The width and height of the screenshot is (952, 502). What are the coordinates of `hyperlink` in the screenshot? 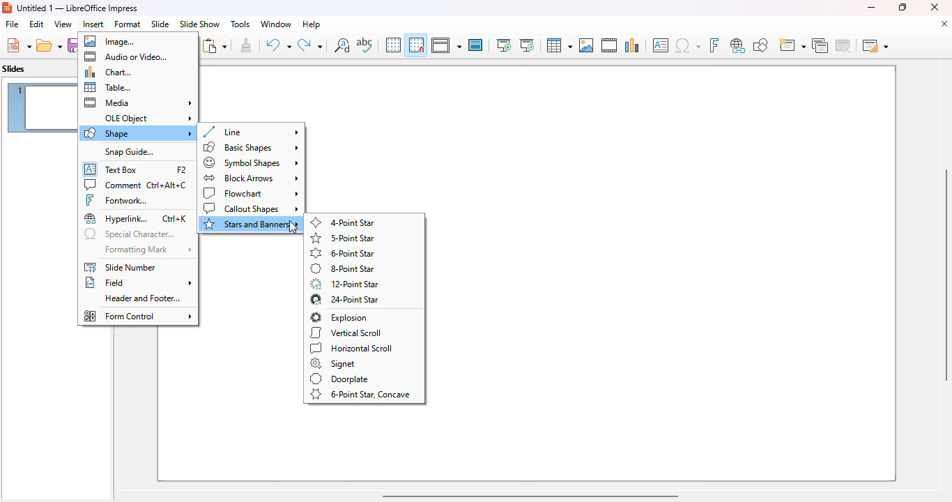 It's located at (136, 219).